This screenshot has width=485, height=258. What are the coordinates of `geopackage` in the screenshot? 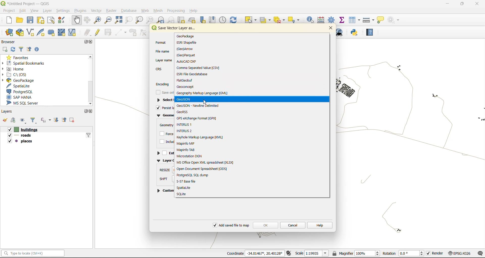 It's located at (186, 36).